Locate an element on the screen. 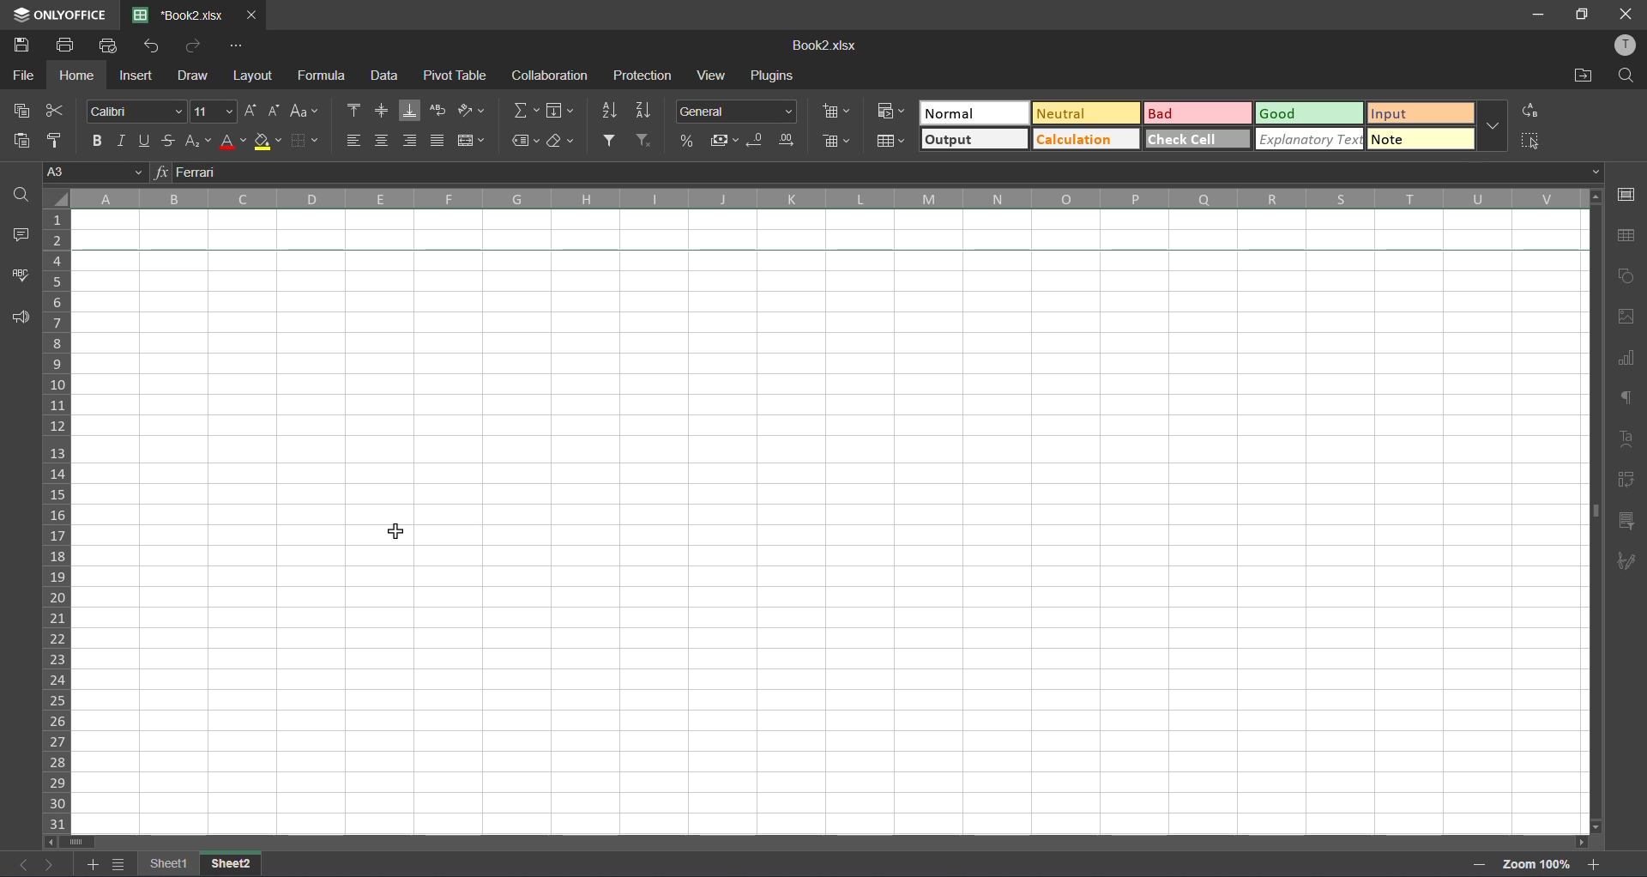 This screenshot has width=1647, height=877. data is located at coordinates (383, 75).